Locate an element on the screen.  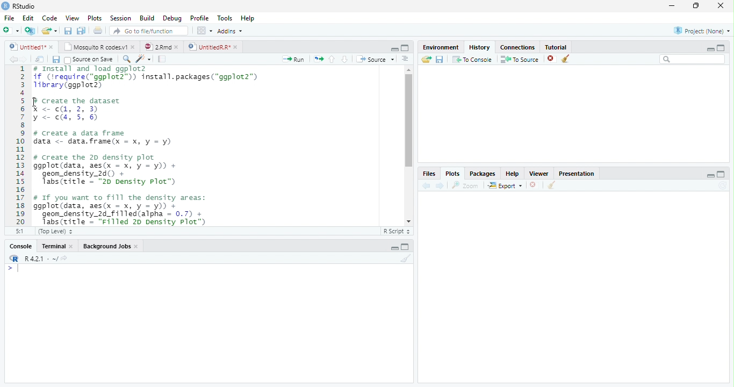
Source on Save is located at coordinates (88, 60).